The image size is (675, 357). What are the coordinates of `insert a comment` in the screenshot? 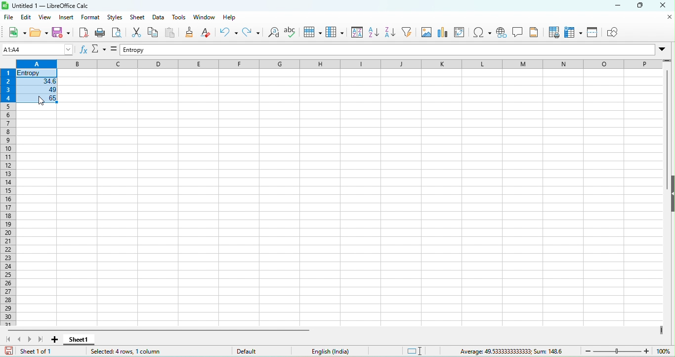 It's located at (520, 33).